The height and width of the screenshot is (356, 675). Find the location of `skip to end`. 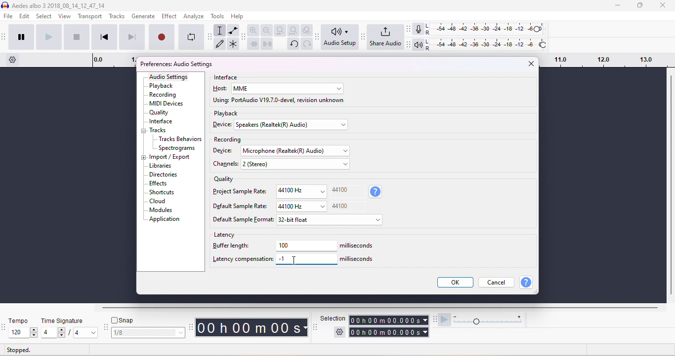

skip to end is located at coordinates (131, 36).